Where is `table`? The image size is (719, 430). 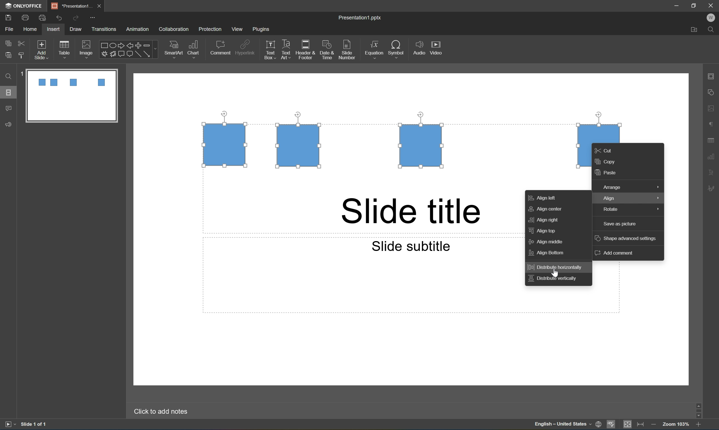
table is located at coordinates (67, 48).